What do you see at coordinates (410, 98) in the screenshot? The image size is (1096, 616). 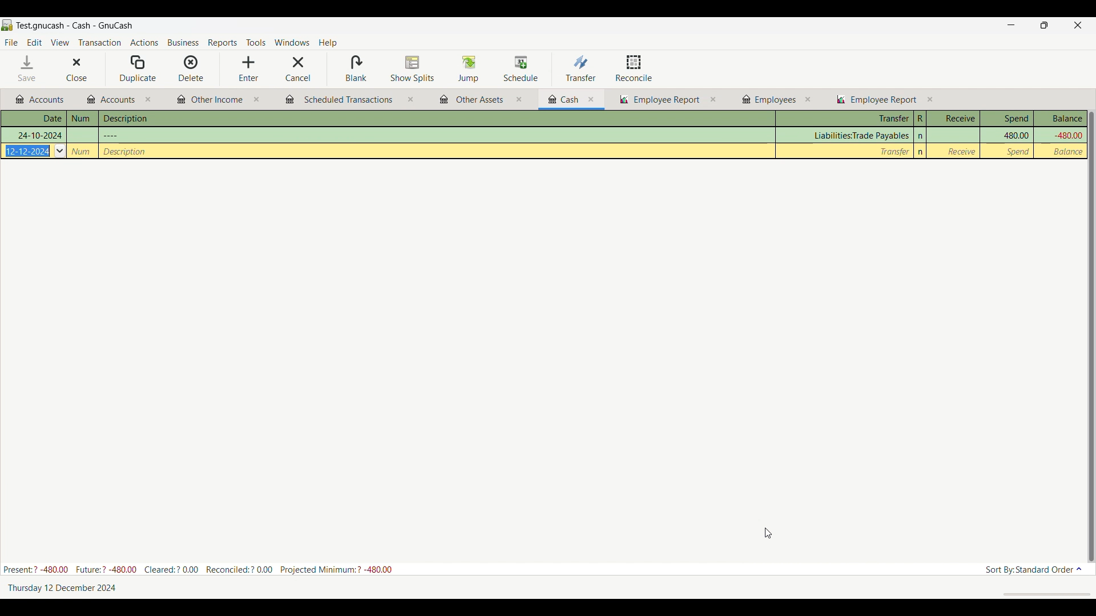 I see `close` at bounding box center [410, 98].